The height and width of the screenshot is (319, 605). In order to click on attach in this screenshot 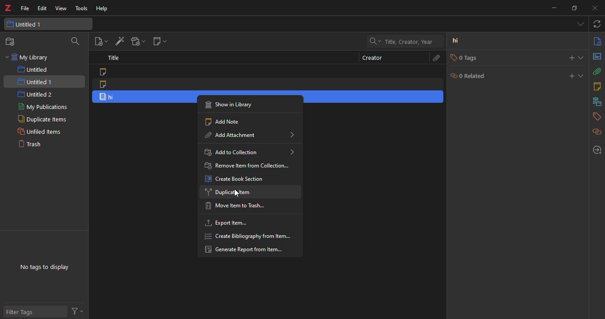, I will do `click(435, 58)`.